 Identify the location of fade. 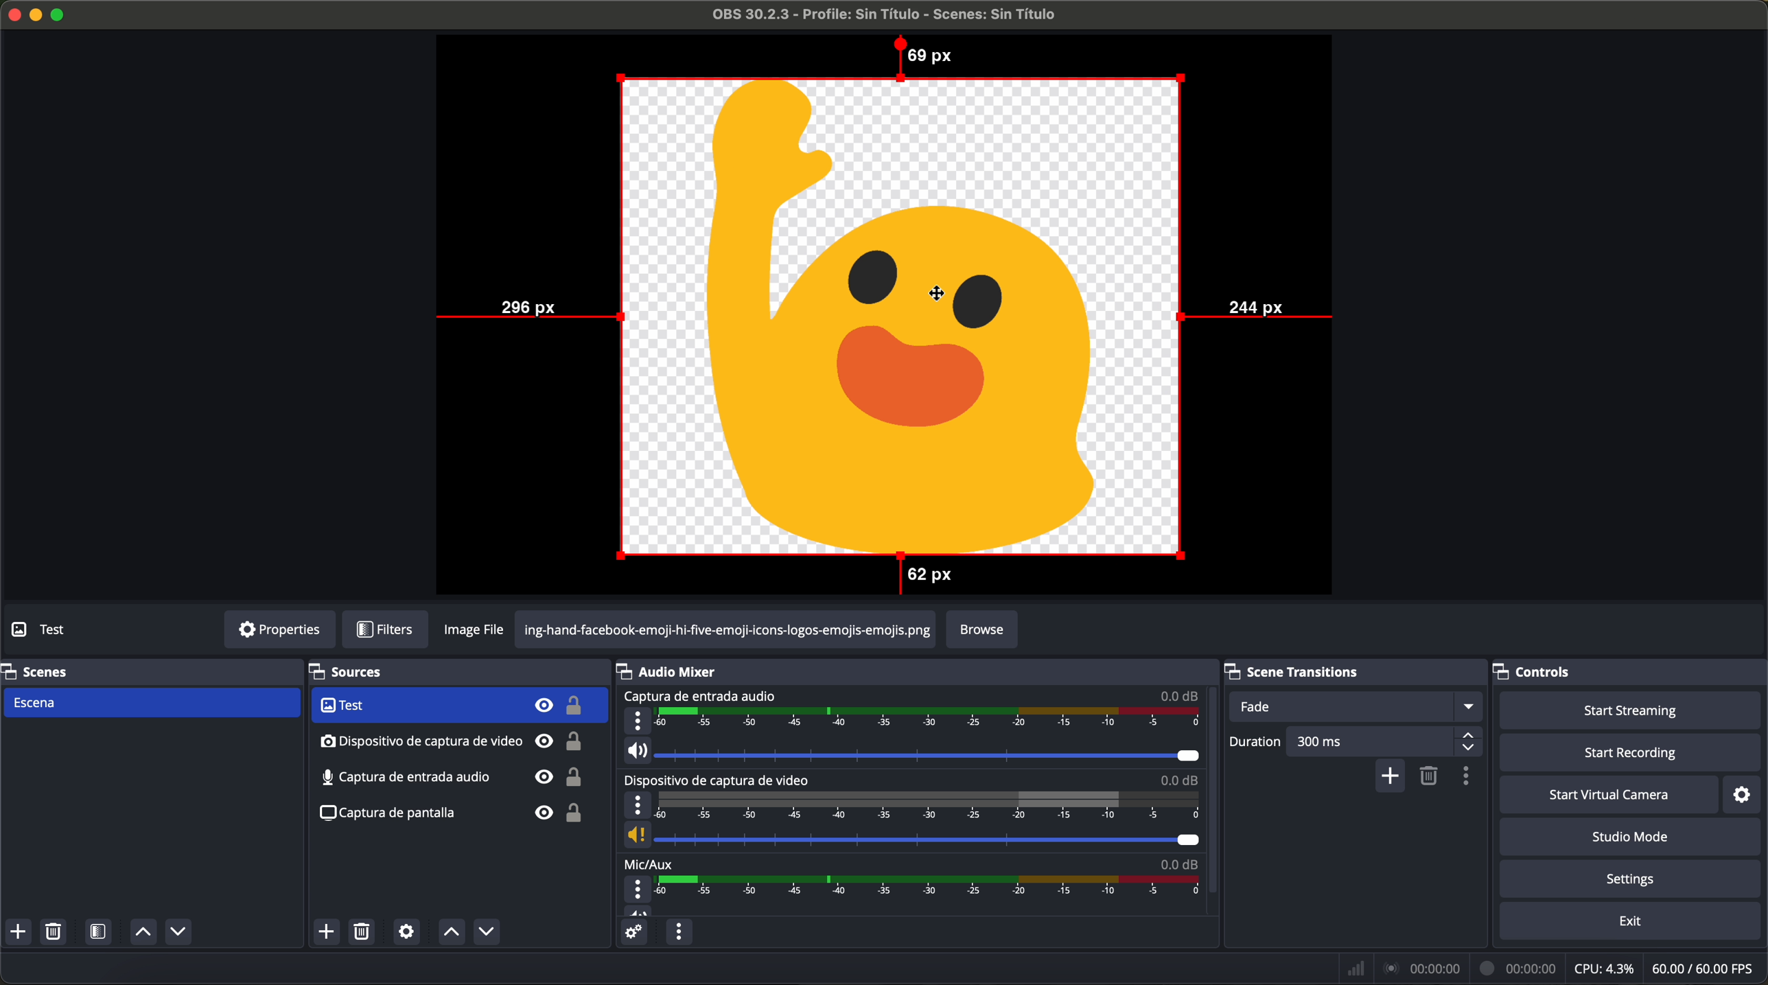
(1353, 706).